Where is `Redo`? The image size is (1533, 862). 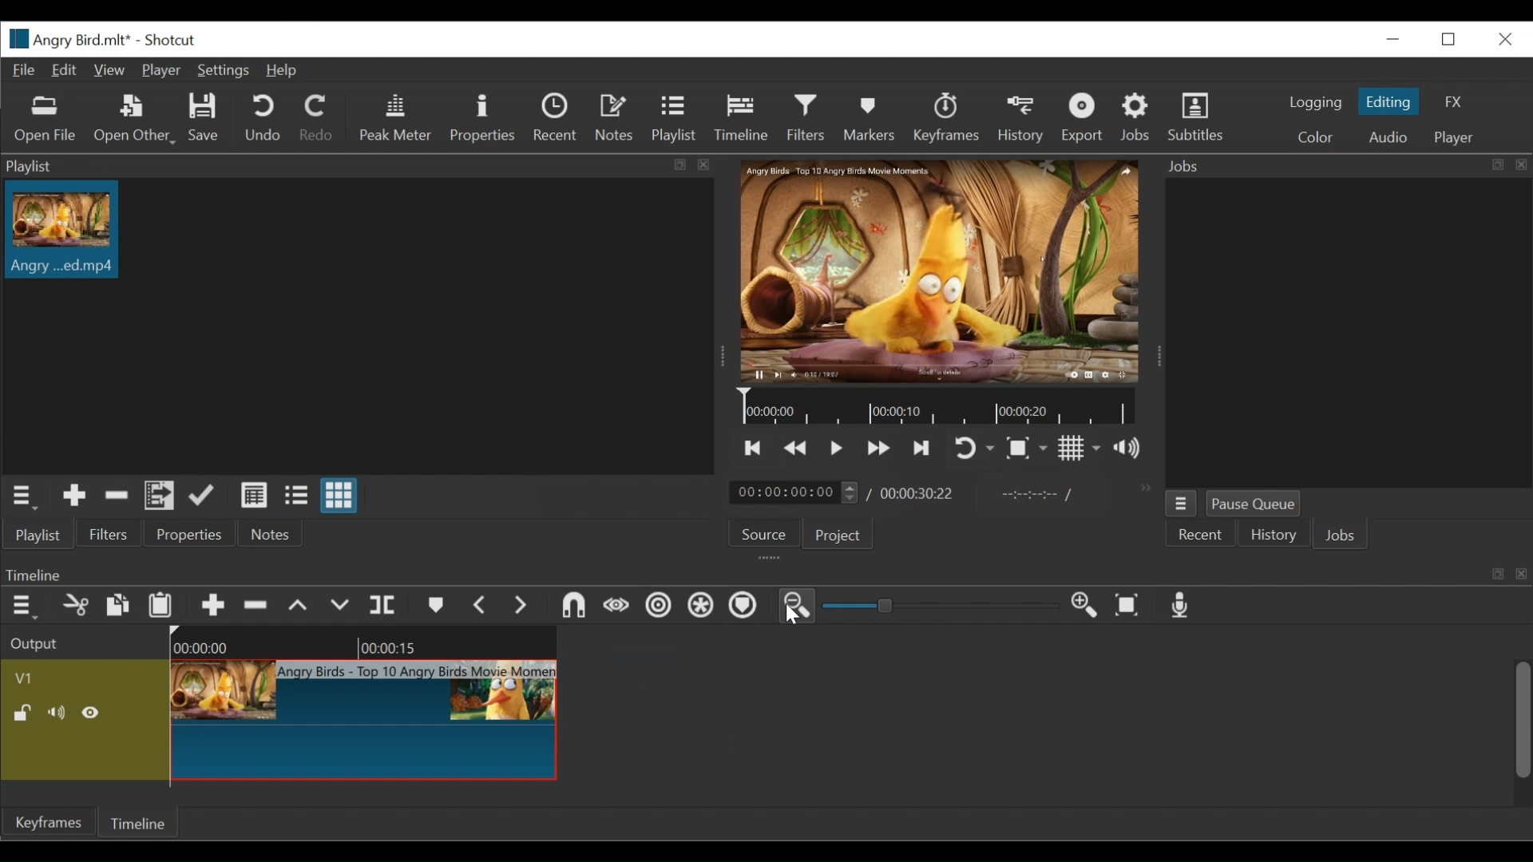 Redo is located at coordinates (315, 117).